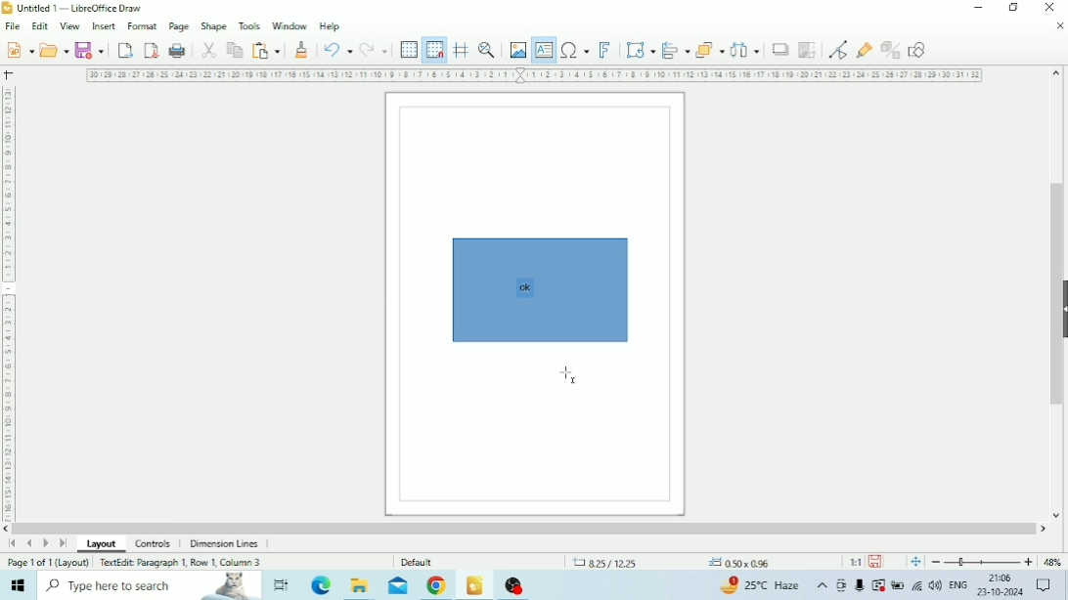  What do you see at coordinates (178, 51) in the screenshot?
I see `Print` at bounding box center [178, 51].